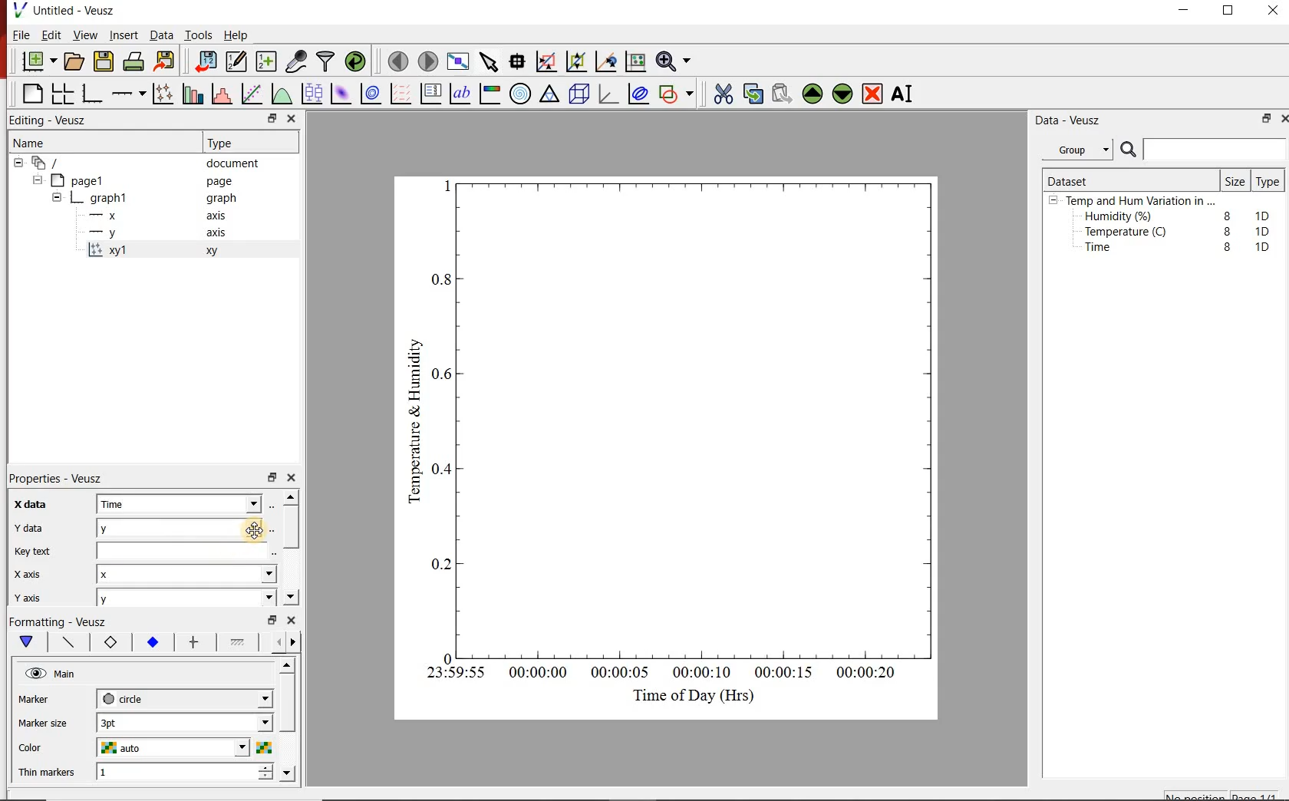 This screenshot has width=1289, height=801. I want to click on plot bar charts, so click(193, 91).